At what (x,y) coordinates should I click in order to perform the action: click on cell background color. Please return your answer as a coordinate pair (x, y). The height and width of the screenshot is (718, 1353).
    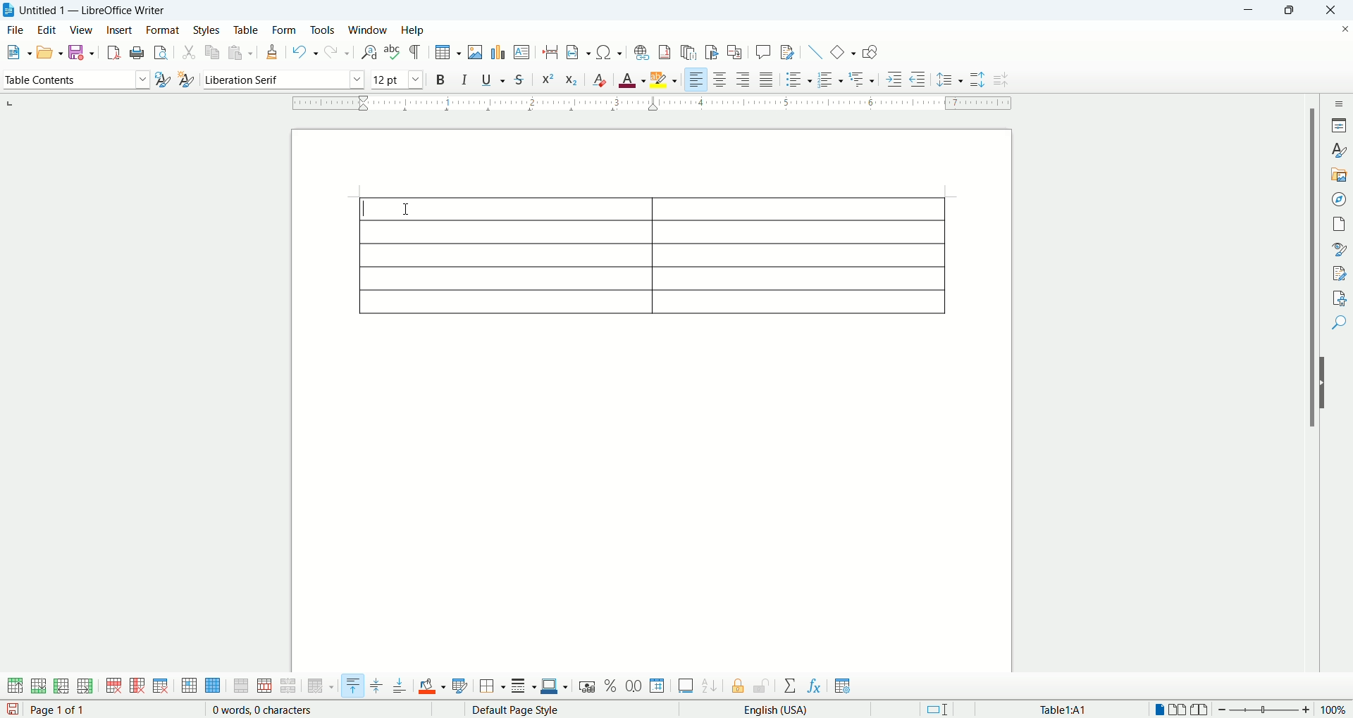
    Looking at the image, I should click on (433, 687).